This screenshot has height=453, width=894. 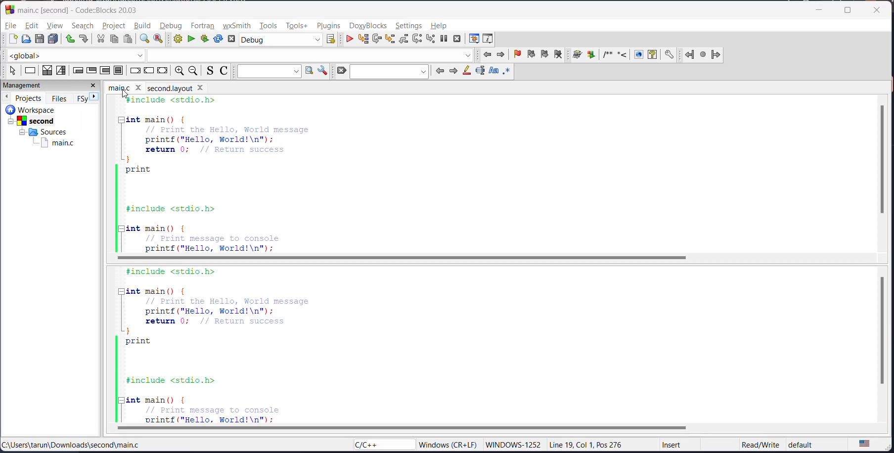 I want to click on ‘Read/Write, so click(x=761, y=444).